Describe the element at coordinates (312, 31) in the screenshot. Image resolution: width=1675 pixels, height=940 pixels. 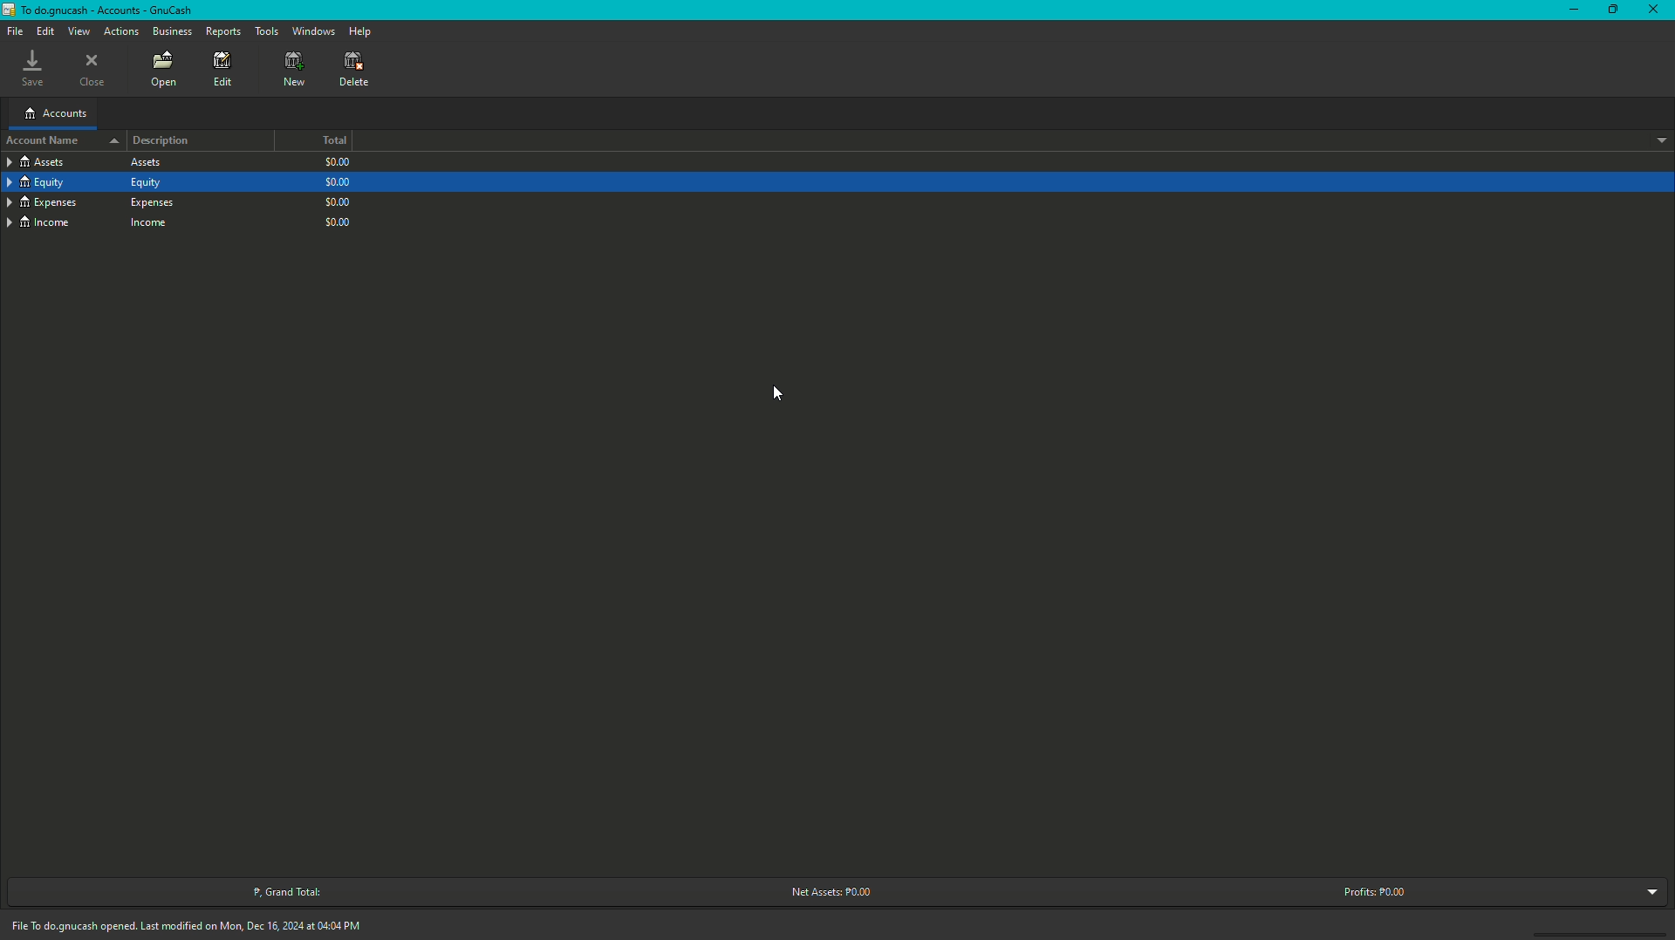
I see `Windows` at that location.